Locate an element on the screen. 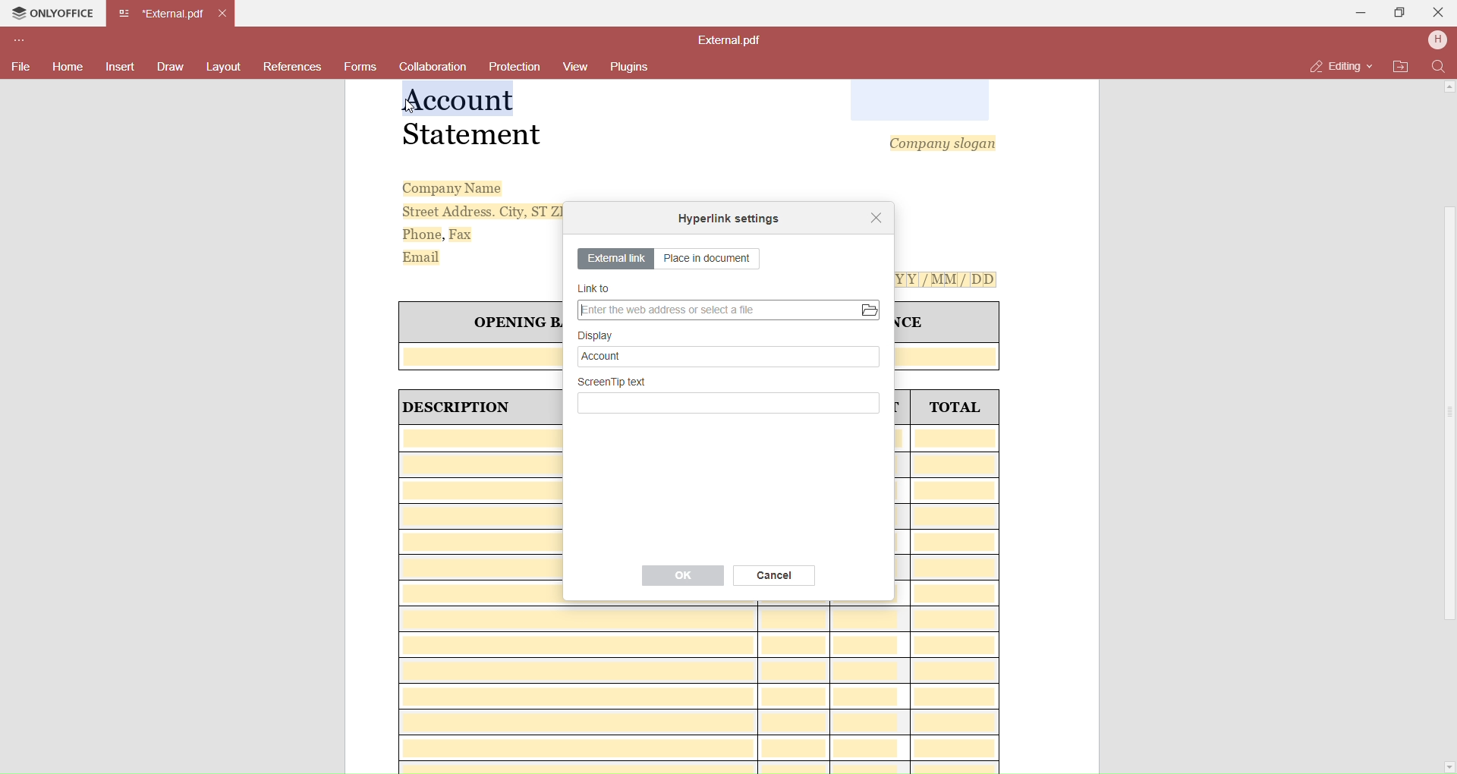 Image resolution: width=1457 pixels, height=774 pixels. Find is located at coordinates (1438, 67).